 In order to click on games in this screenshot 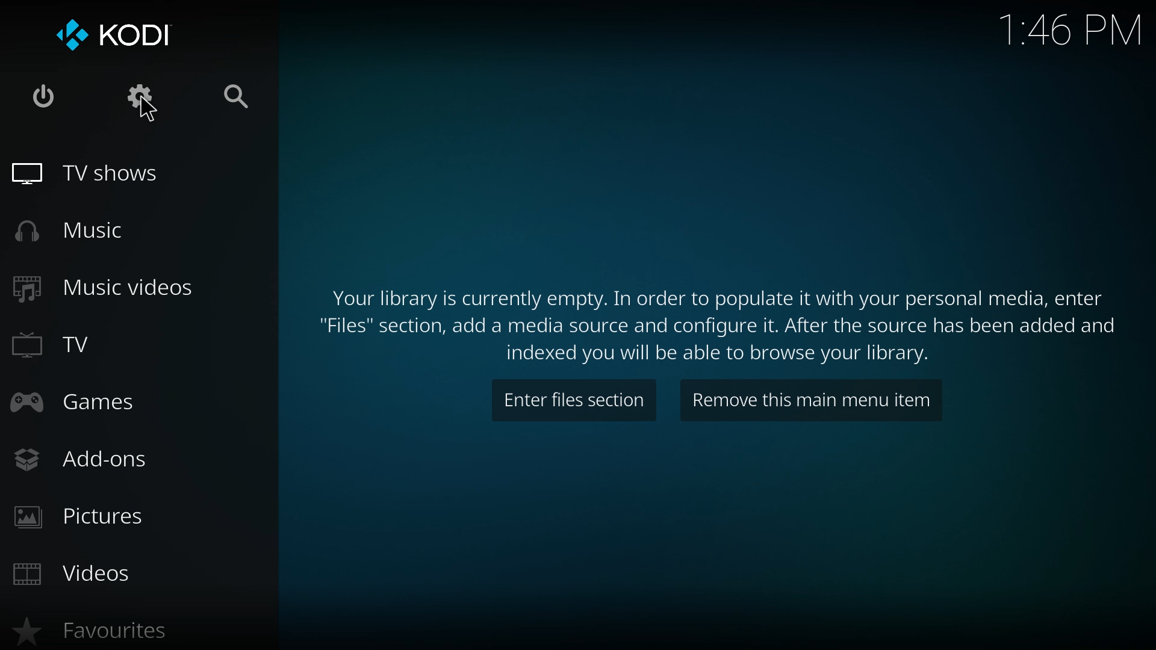, I will do `click(99, 402)`.